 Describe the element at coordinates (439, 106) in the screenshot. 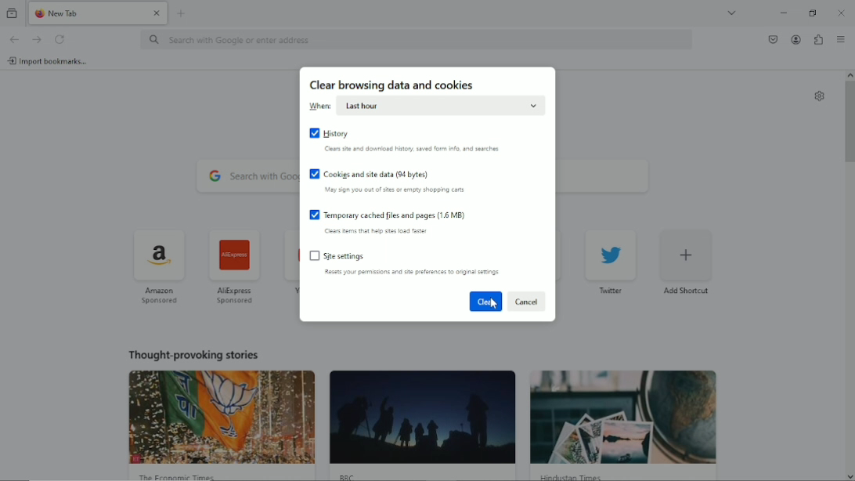

I see `Last hour` at that location.